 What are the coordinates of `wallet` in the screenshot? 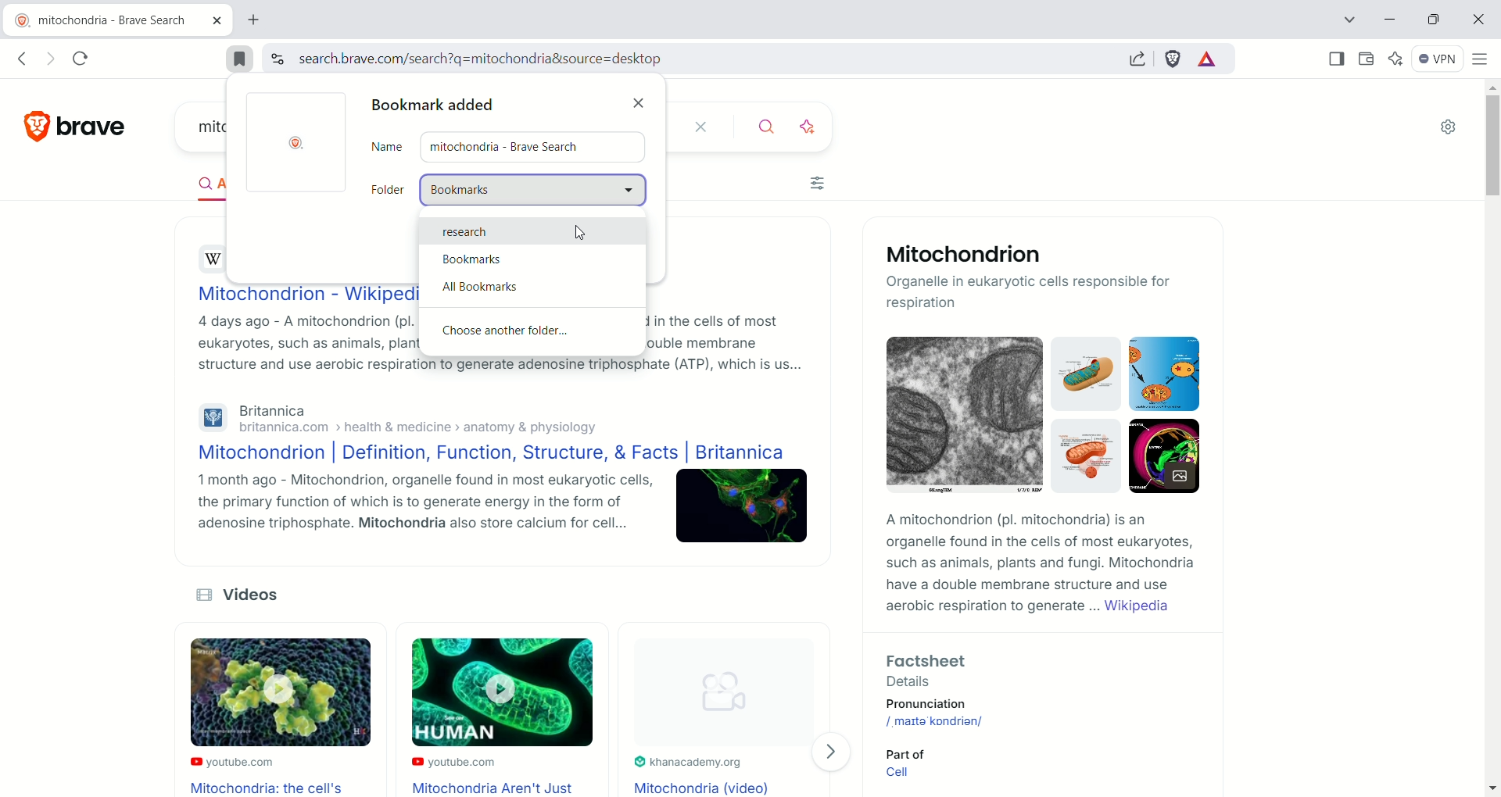 It's located at (1367, 59).